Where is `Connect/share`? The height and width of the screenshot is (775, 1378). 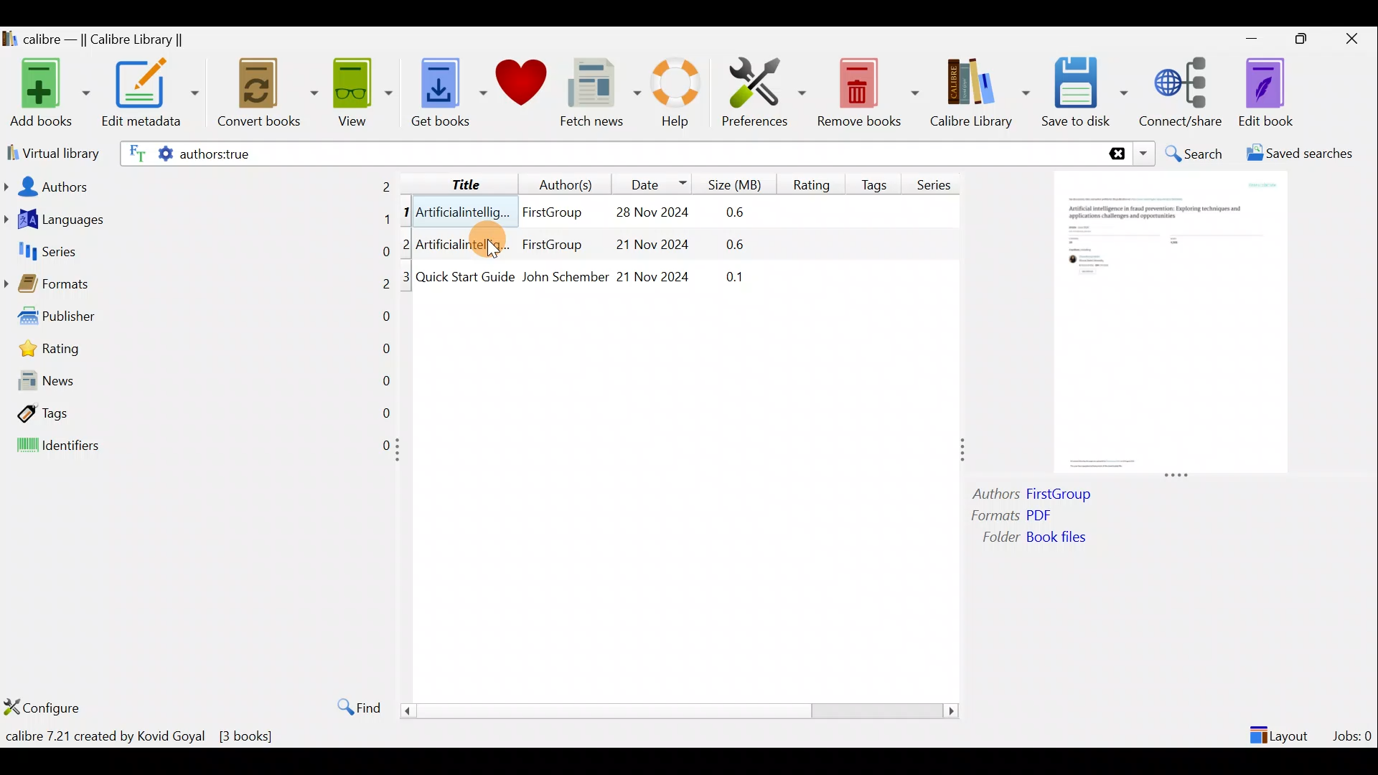 Connect/share is located at coordinates (1183, 90).